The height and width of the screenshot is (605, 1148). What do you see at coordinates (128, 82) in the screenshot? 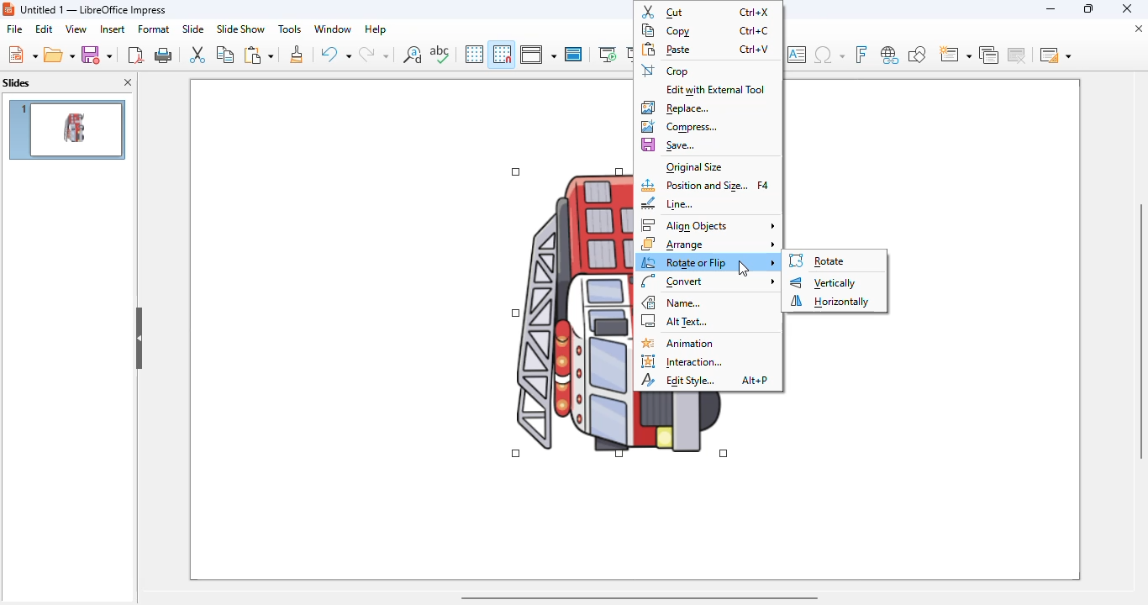
I see `close pane` at bounding box center [128, 82].